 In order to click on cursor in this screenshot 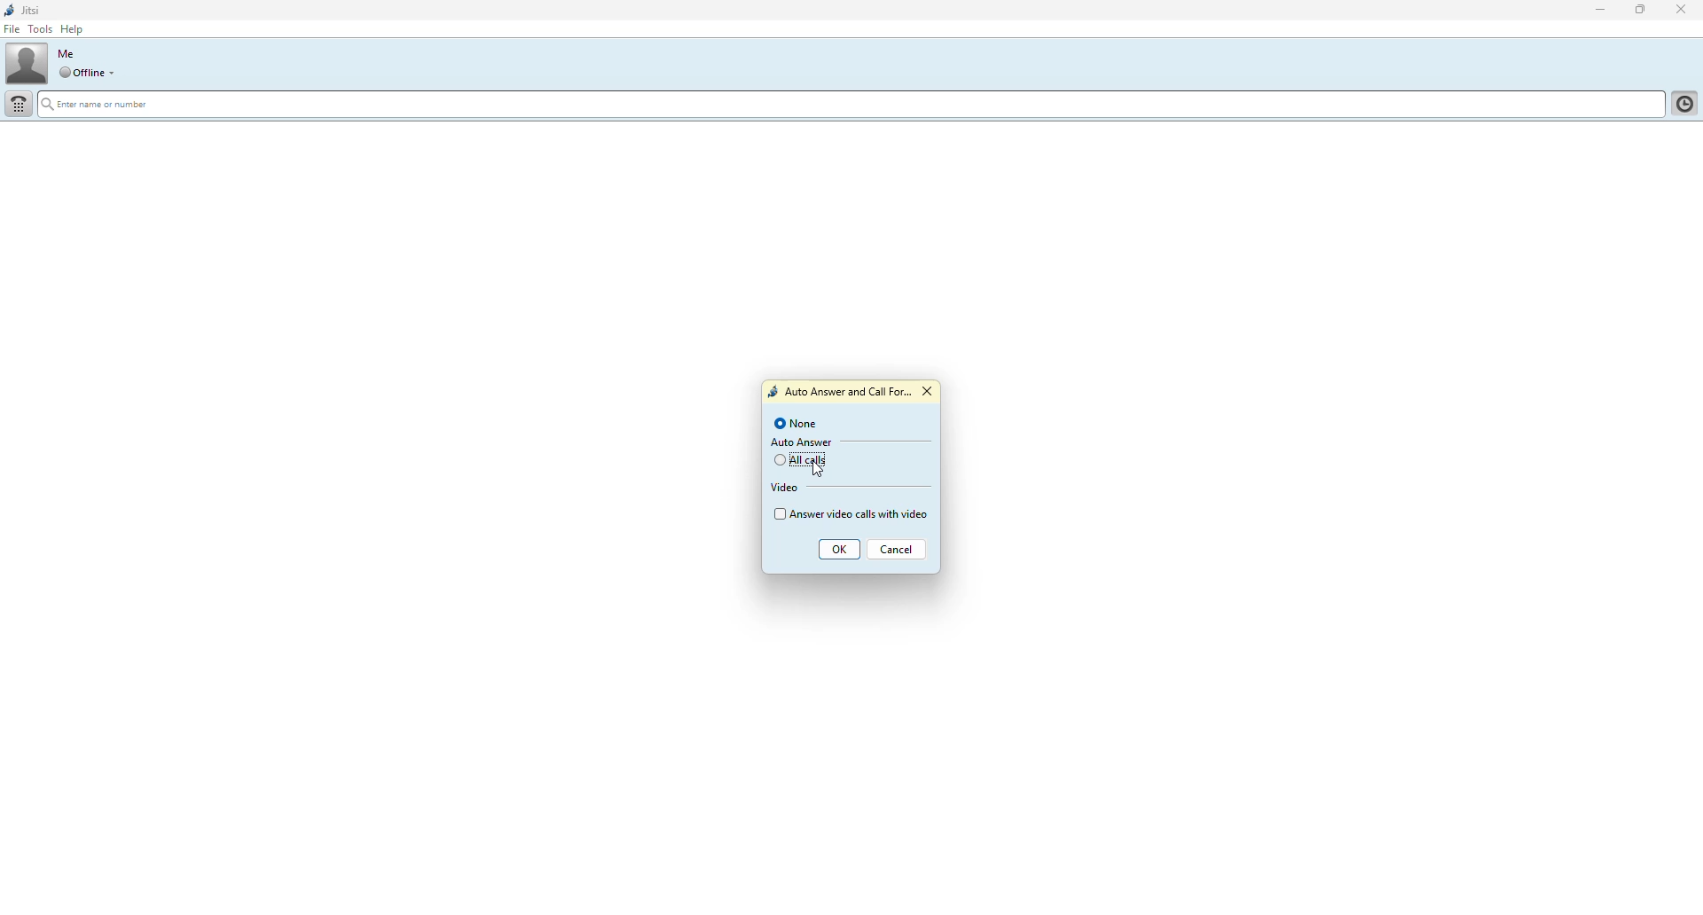, I will do `click(823, 465)`.